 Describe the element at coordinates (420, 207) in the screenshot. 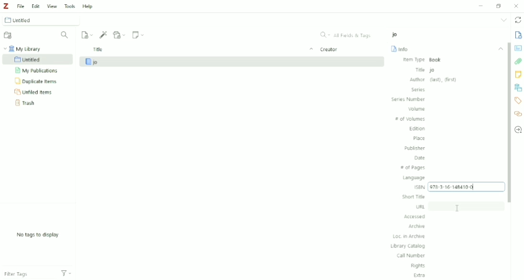

I see `URL` at that location.